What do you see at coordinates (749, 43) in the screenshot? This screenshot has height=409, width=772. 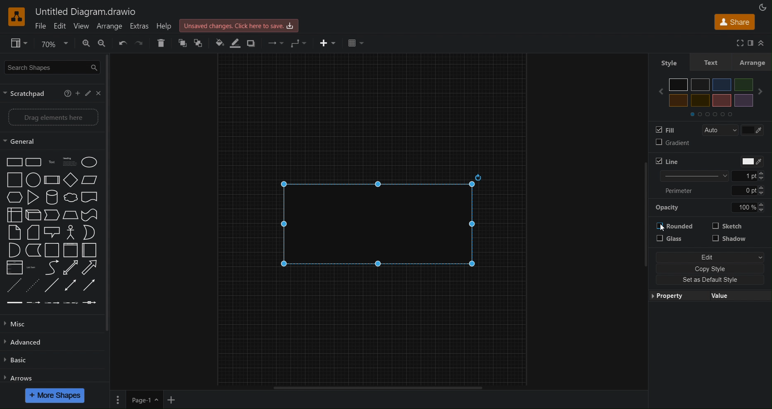 I see `Format` at bounding box center [749, 43].